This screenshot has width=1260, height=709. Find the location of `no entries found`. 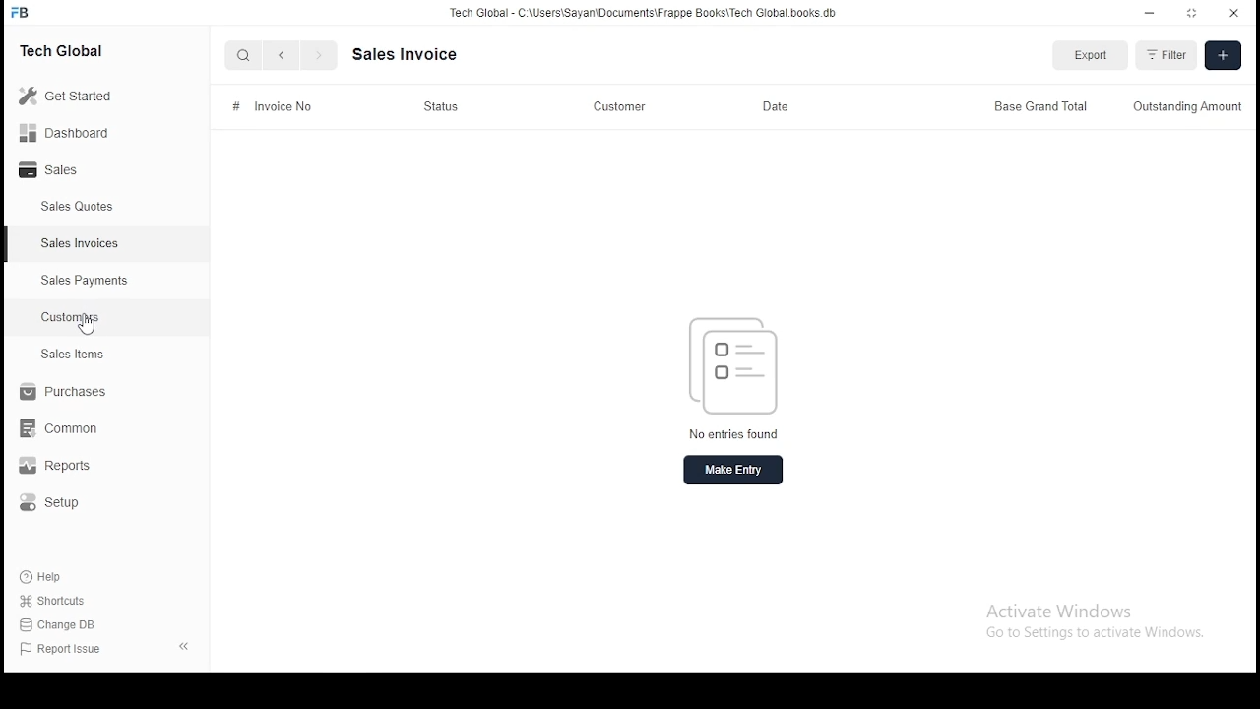

no entries found is located at coordinates (736, 434).